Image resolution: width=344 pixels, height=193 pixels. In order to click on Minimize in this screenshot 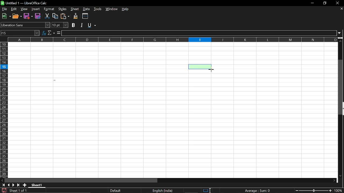, I will do `click(312, 3)`.